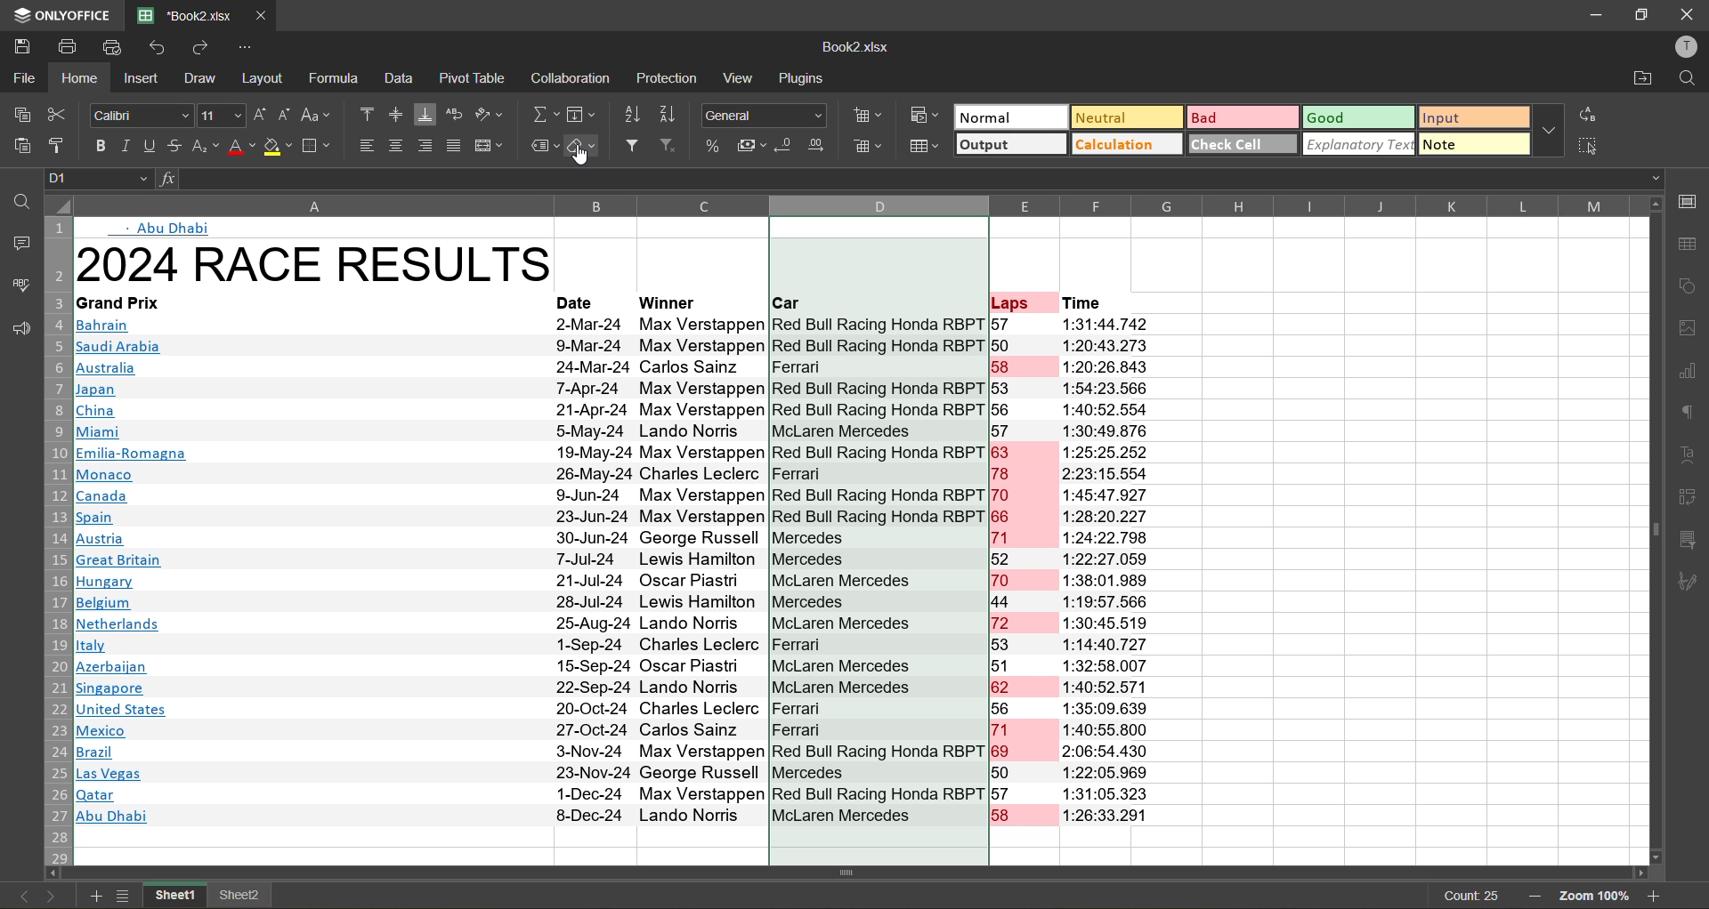  Describe the element at coordinates (621, 687) in the screenshot. I see `Msingapore 22-Sep-24 Lando Norris ~~ McLaren Mercedes 62 1:40:52 571` at that location.